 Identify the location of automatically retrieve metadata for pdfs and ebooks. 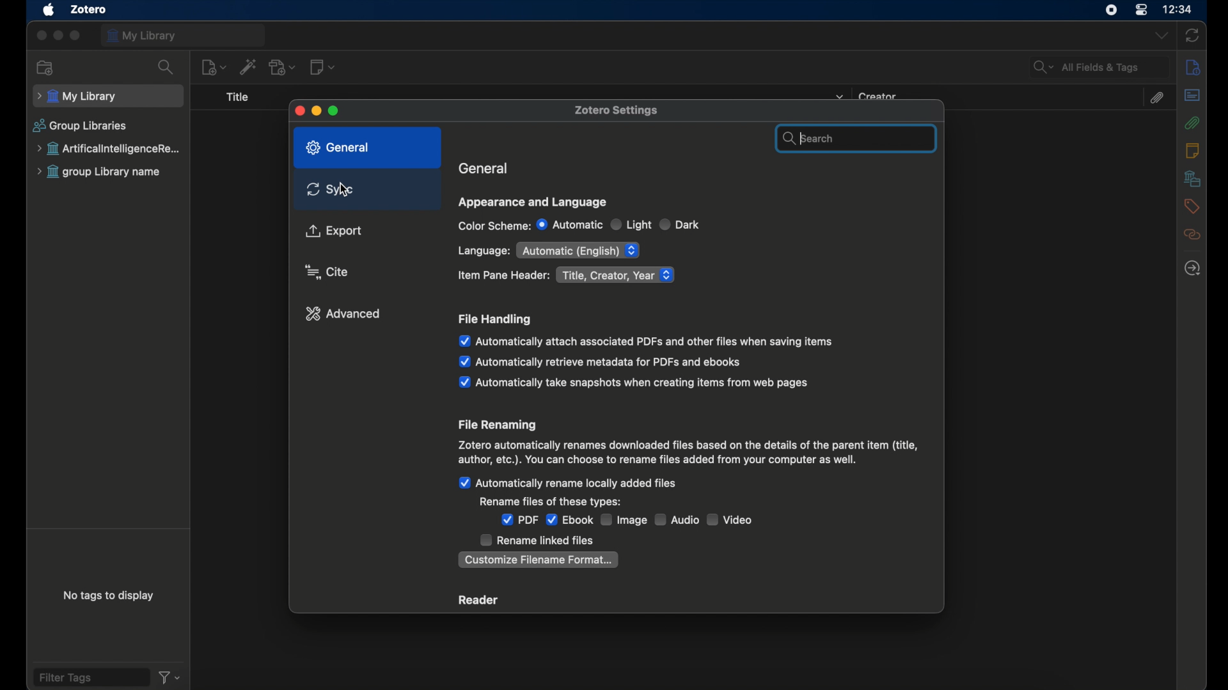
(599, 362).